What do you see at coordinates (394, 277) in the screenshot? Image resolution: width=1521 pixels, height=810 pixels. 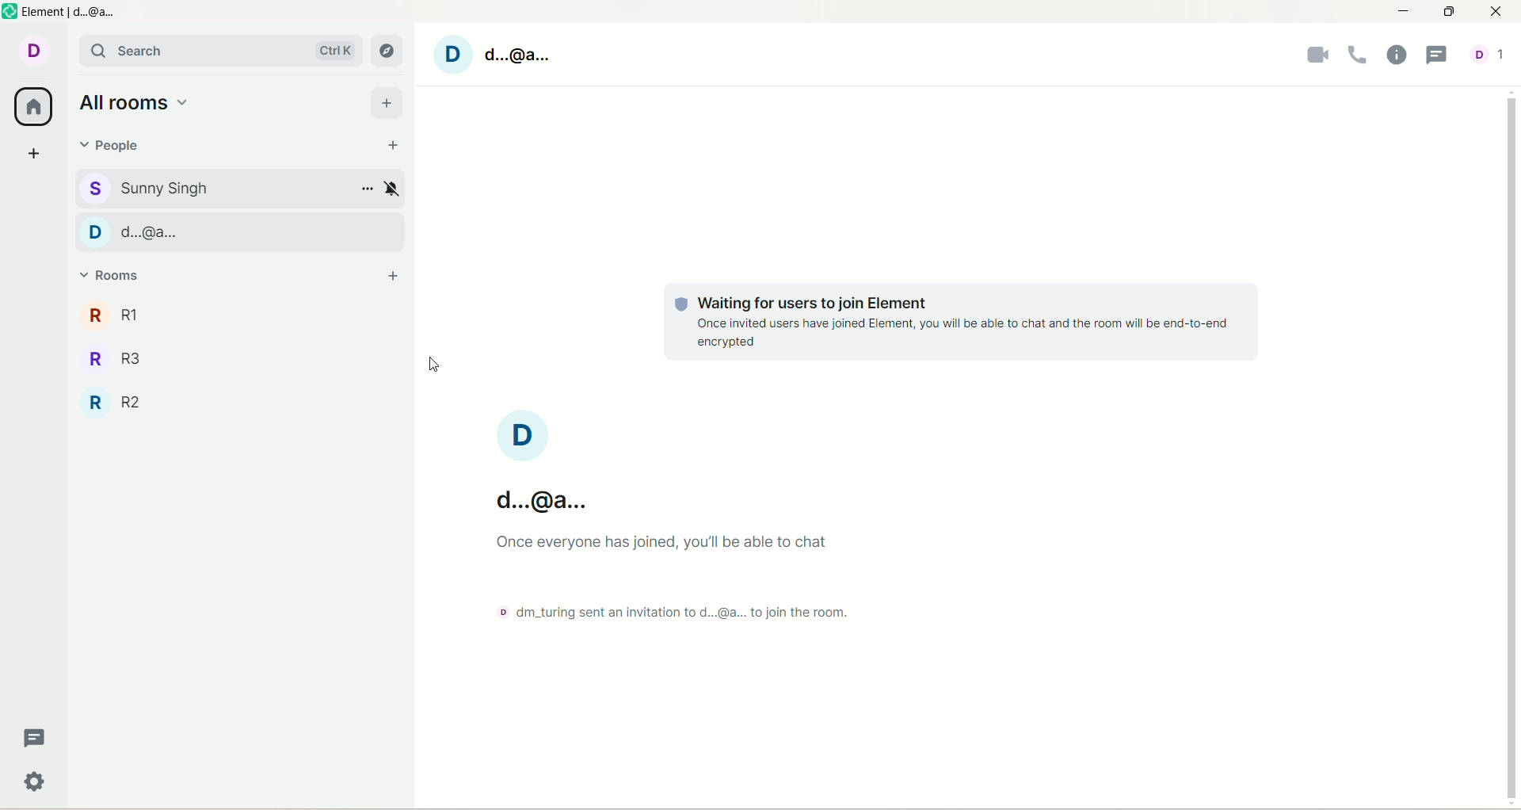 I see `add` at bounding box center [394, 277].